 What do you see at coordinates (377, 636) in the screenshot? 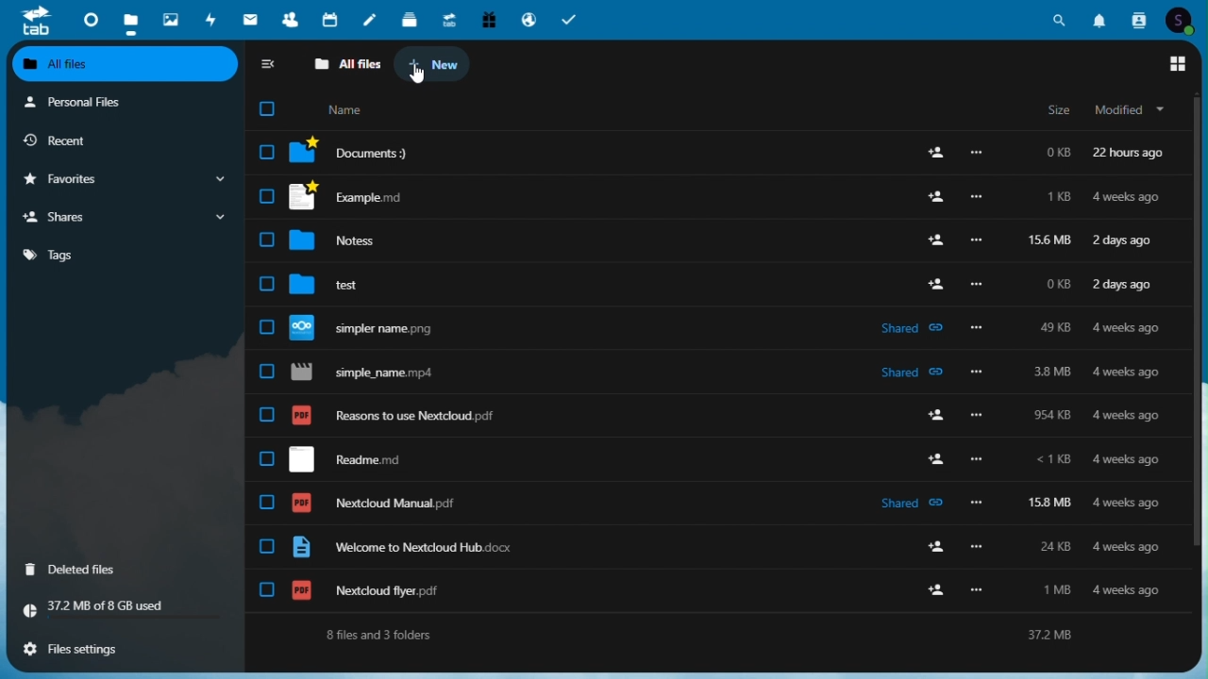
I see `8 files and 3 folders` at bounding box center [377, 636].